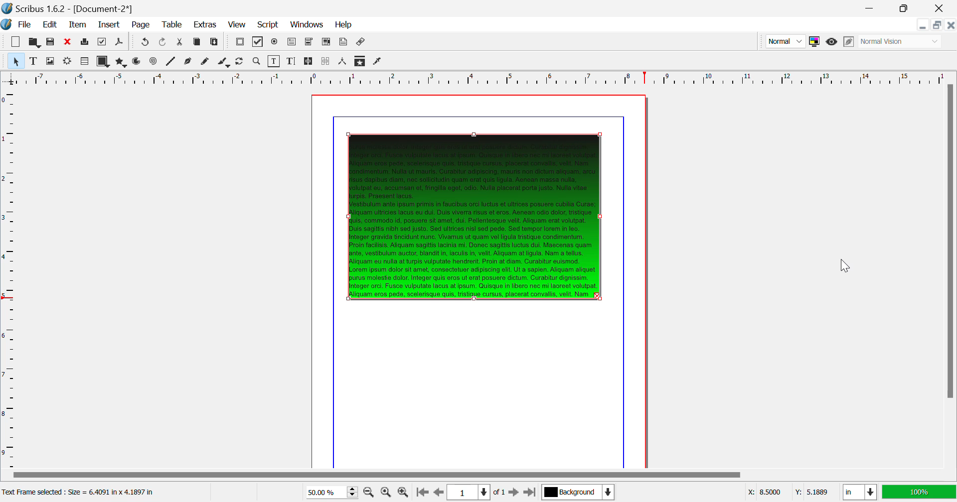 Image resolution: width=957 pixels, height=502 pixels. What do you see at coordinates (529, 493) in the screenshot?
I see `Last Page` at bounding box center [529, 493].